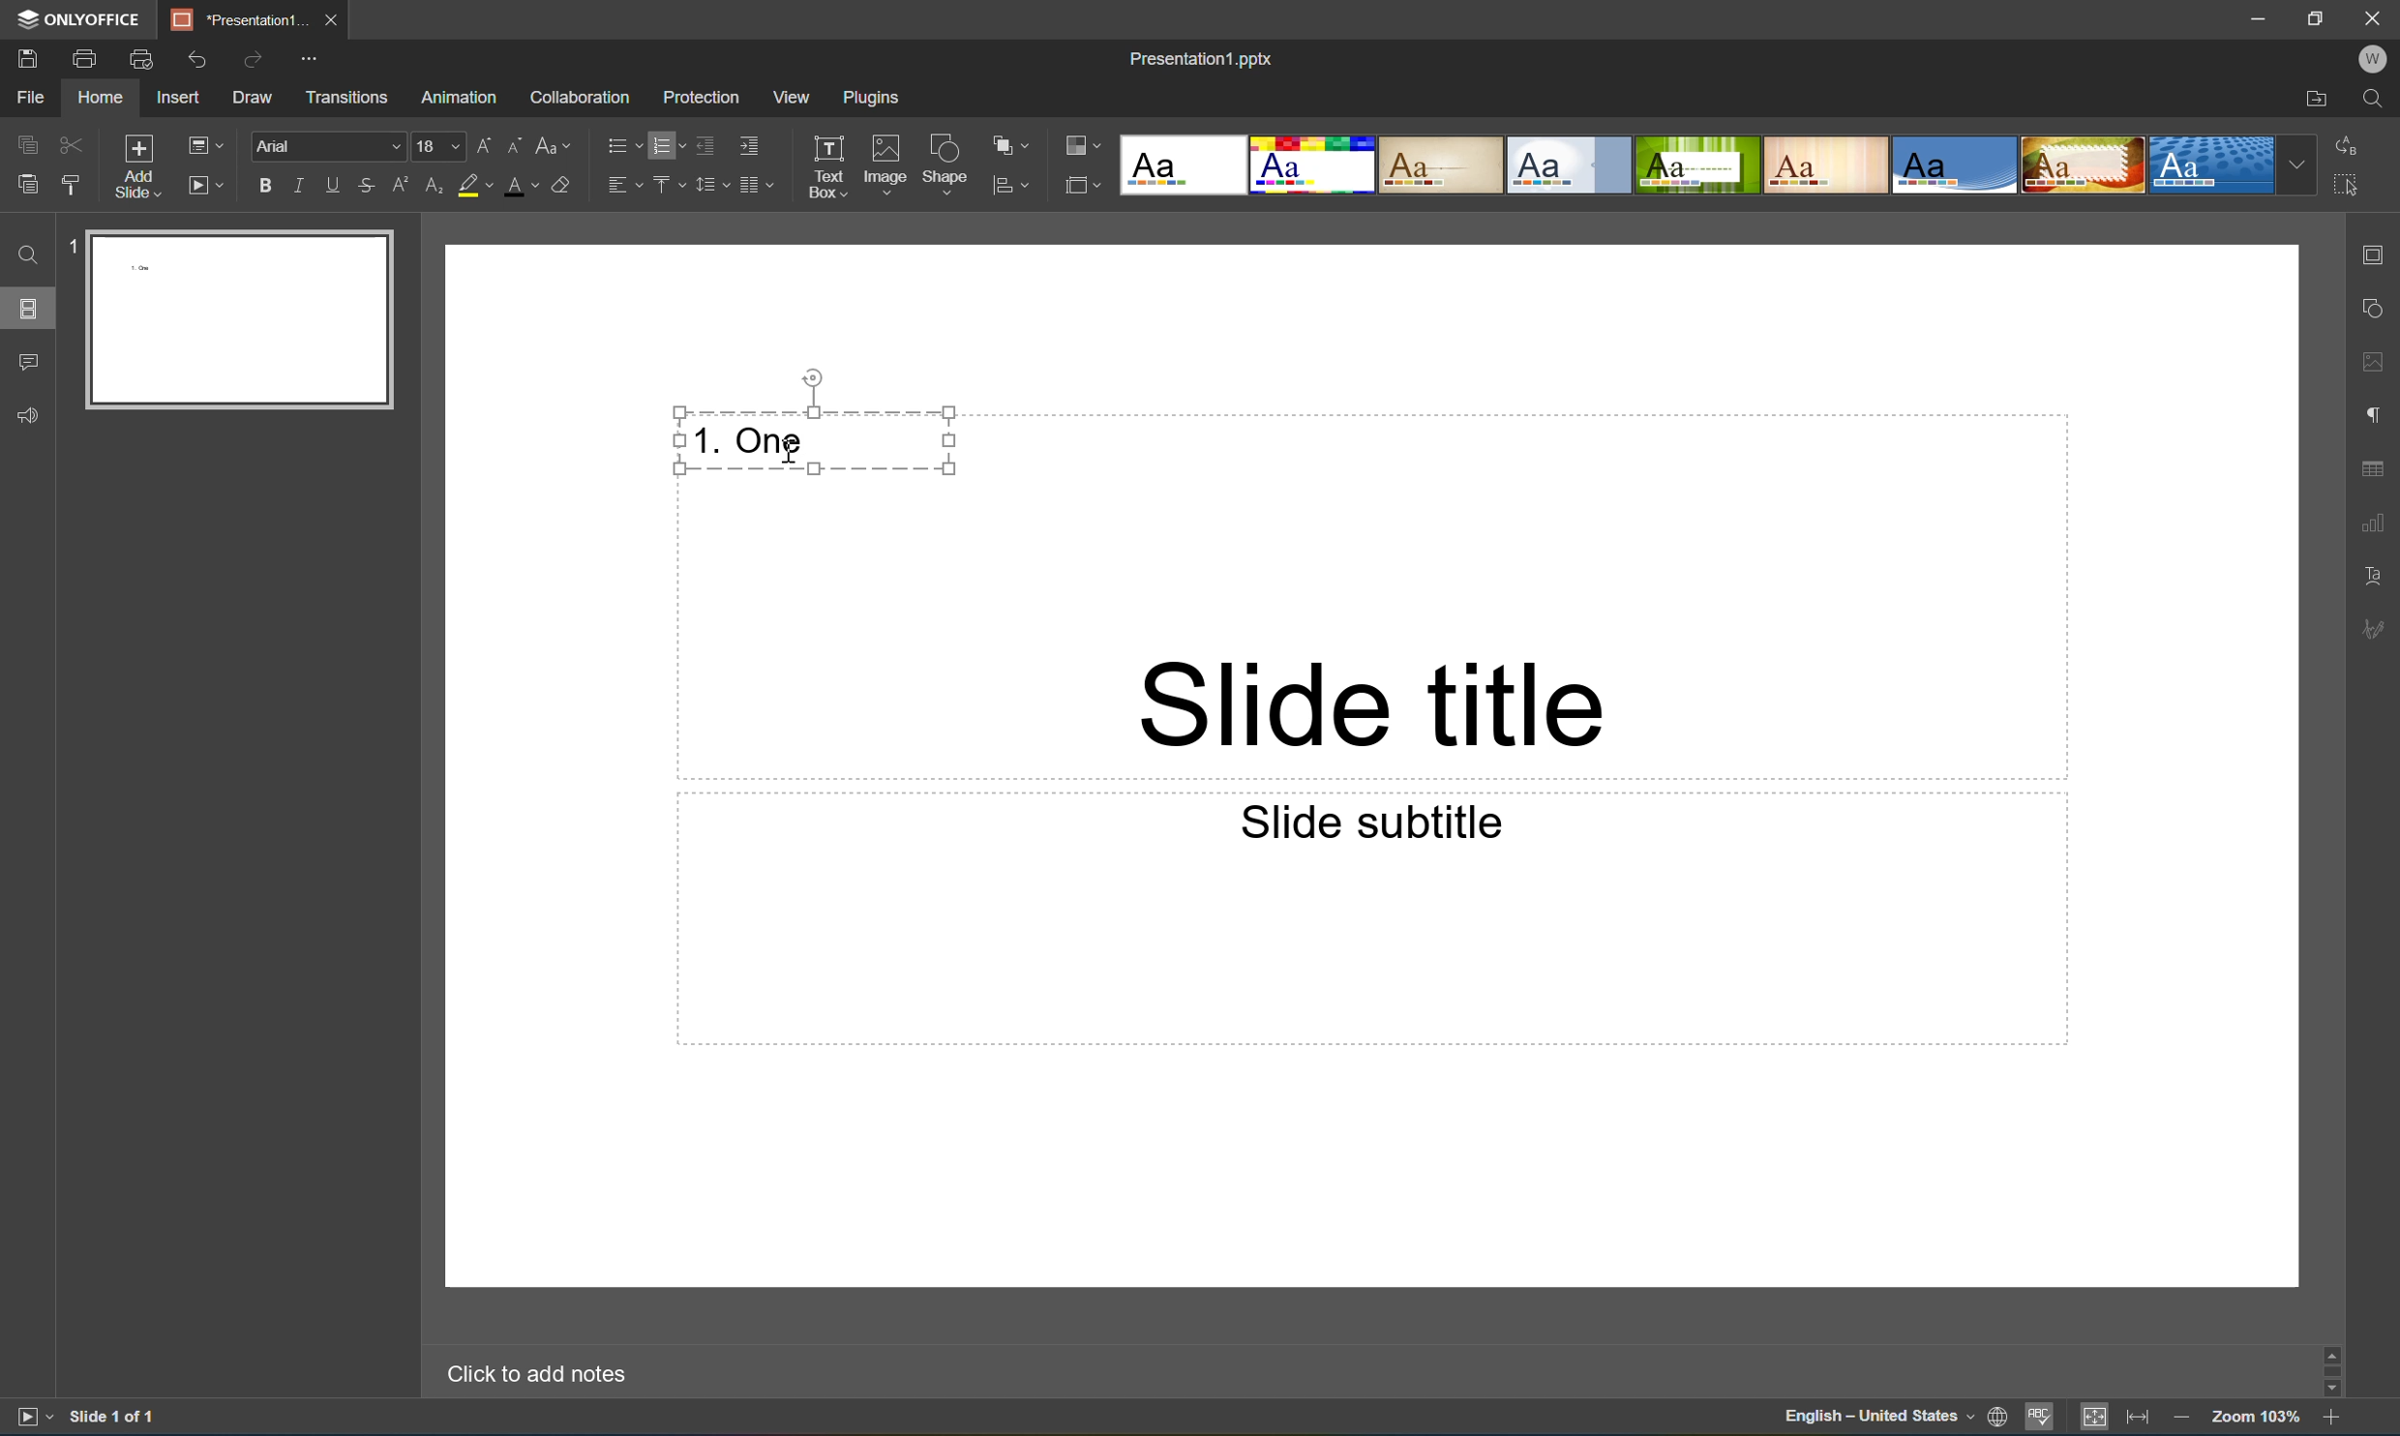 This screenshot has width=2400, height=1436. I want to click on Animation, so click(457, 101).